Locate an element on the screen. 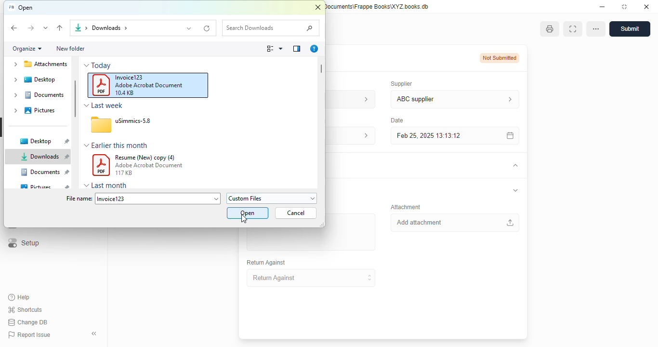 This screenshot has height=347, width=658. get help is located at coordinates (314, 49).